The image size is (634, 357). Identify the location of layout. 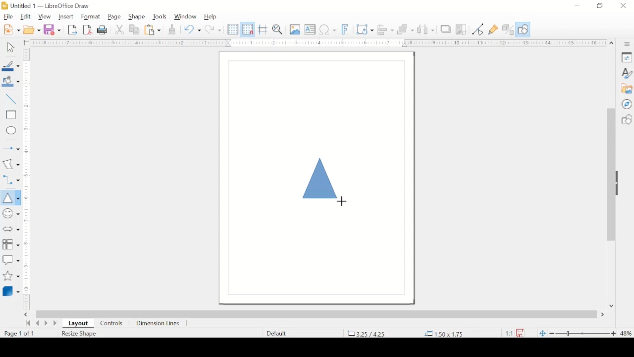
(78, 324).